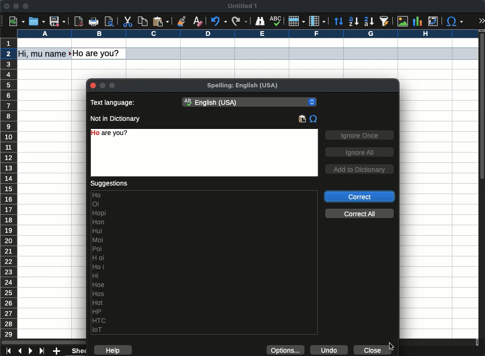 This screenshot has height=356, width=485. What do you see at coordinates (76, 351) in the screenshot?
I see `sheet 1` at bounding box center [76, 351].